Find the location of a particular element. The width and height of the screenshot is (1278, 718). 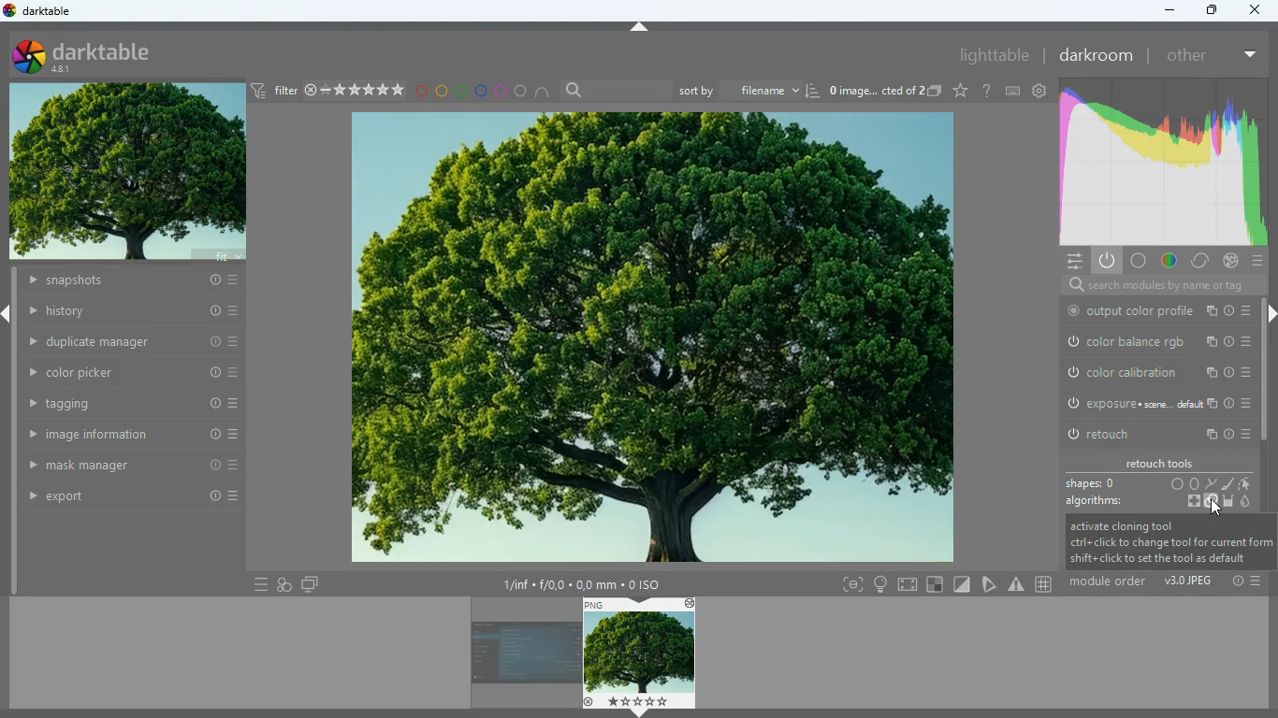

image is located at coordinates (639, 653).